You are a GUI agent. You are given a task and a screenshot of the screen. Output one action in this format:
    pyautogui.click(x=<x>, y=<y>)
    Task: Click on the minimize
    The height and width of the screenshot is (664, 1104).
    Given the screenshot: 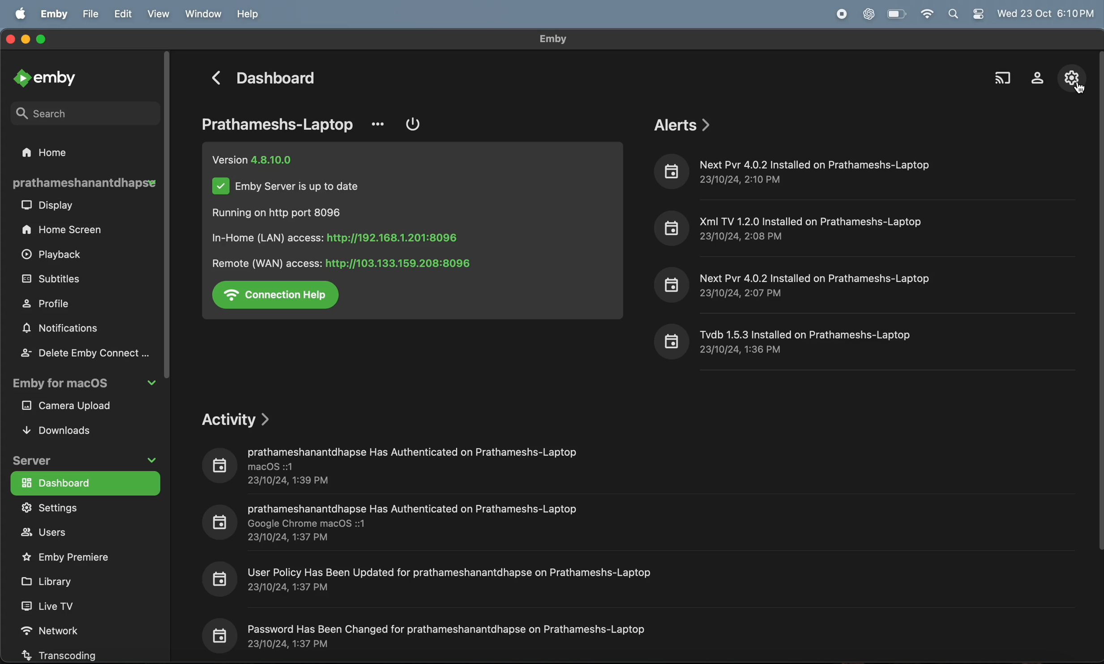 What is the action you would take?
    pyautogui.click(x=26, y=38)
    